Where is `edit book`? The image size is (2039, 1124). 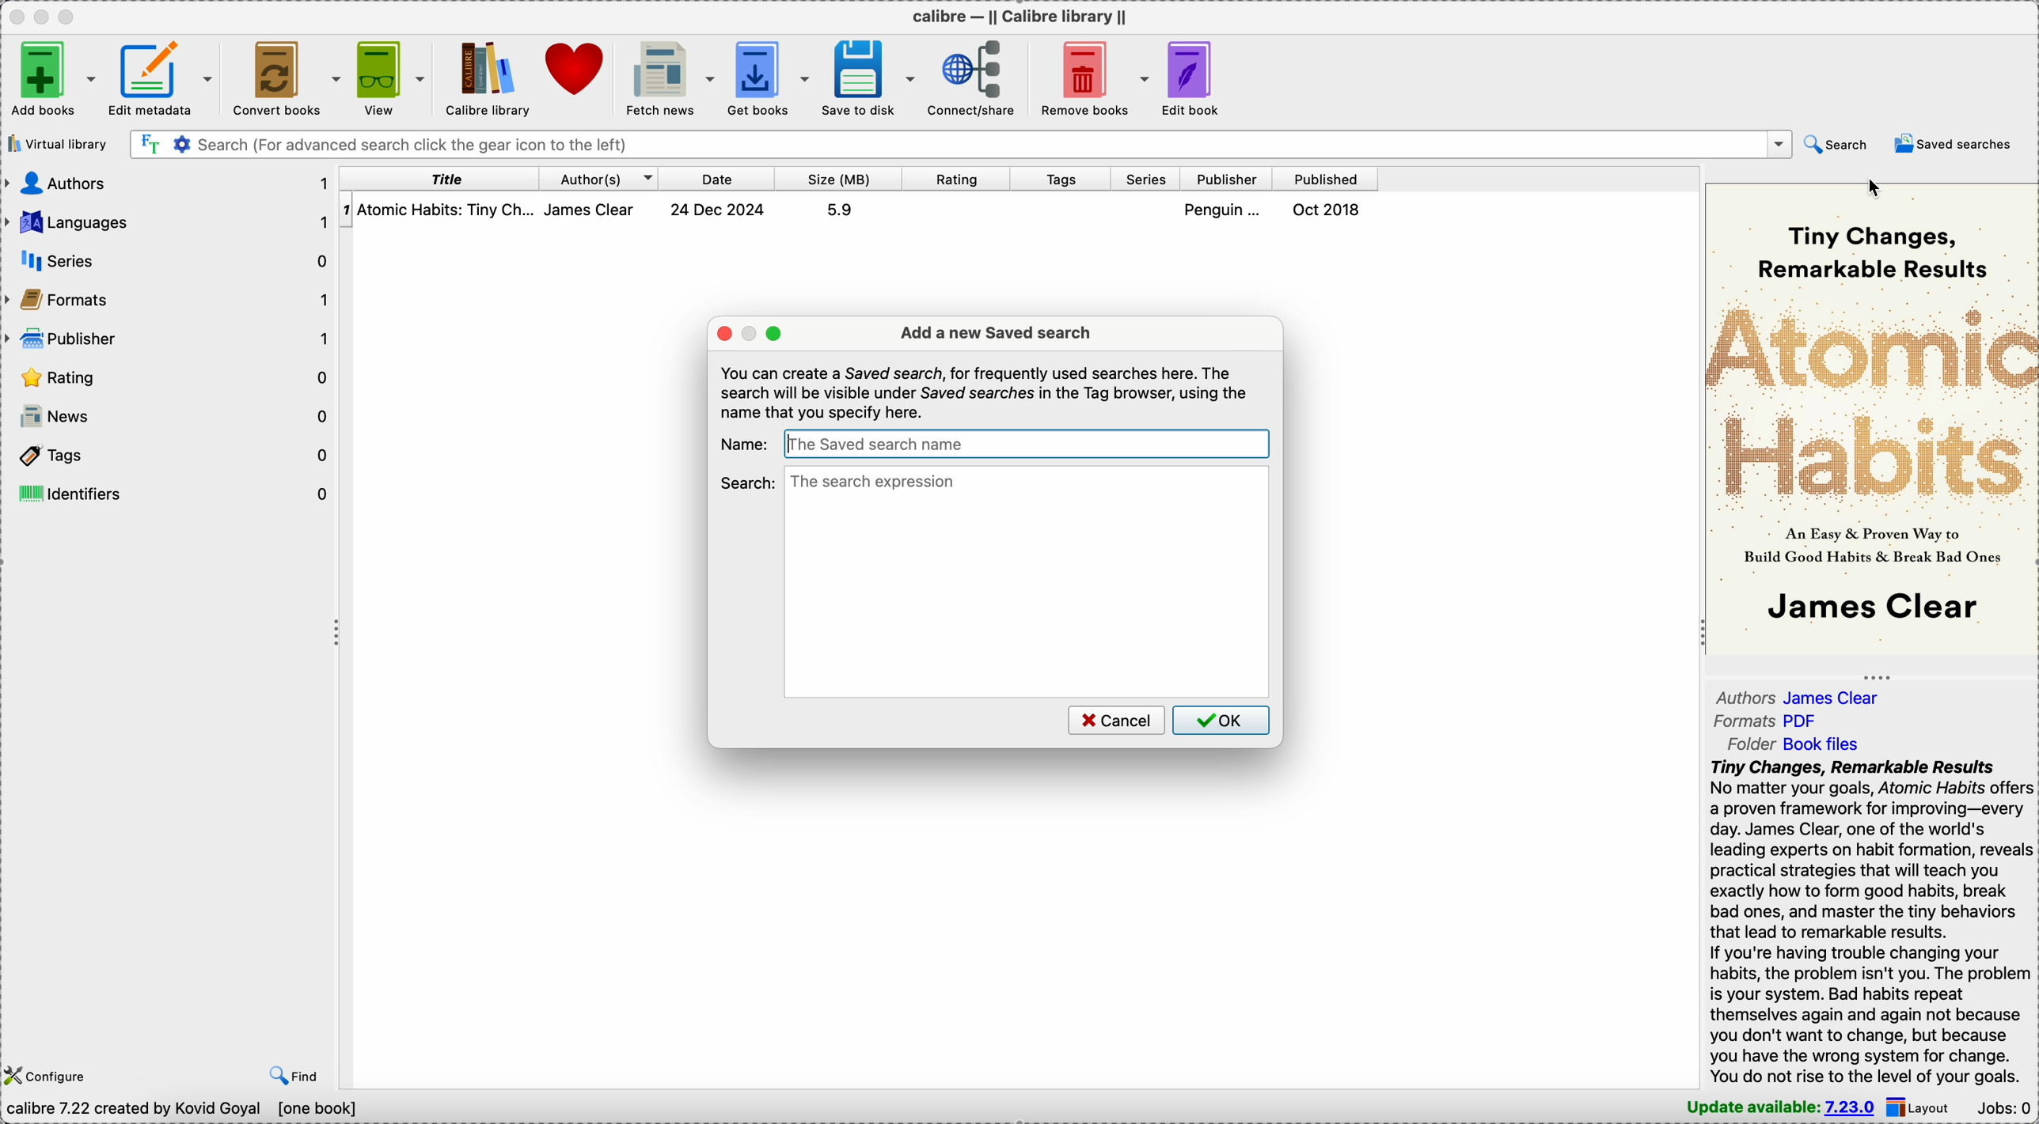 edit book is located at coordinates (1201, 78).